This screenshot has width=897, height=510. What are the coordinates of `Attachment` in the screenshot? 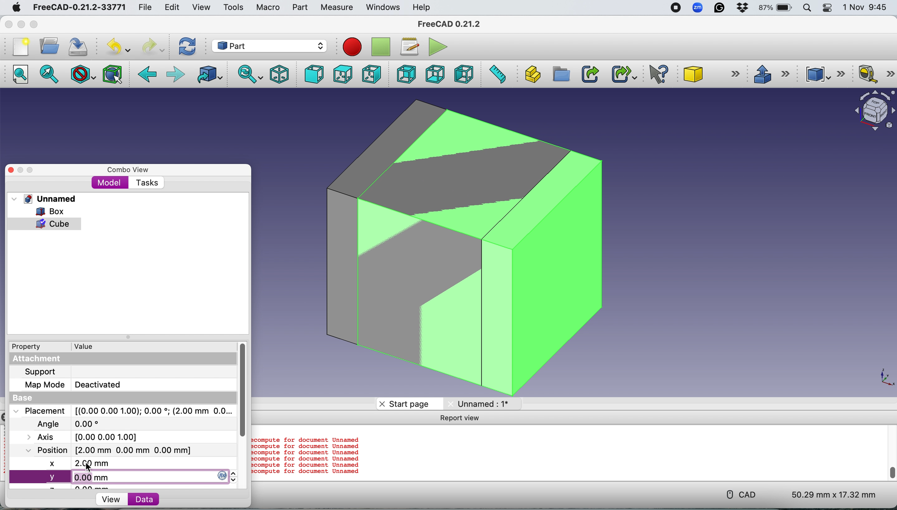 It's located at (39, 359).